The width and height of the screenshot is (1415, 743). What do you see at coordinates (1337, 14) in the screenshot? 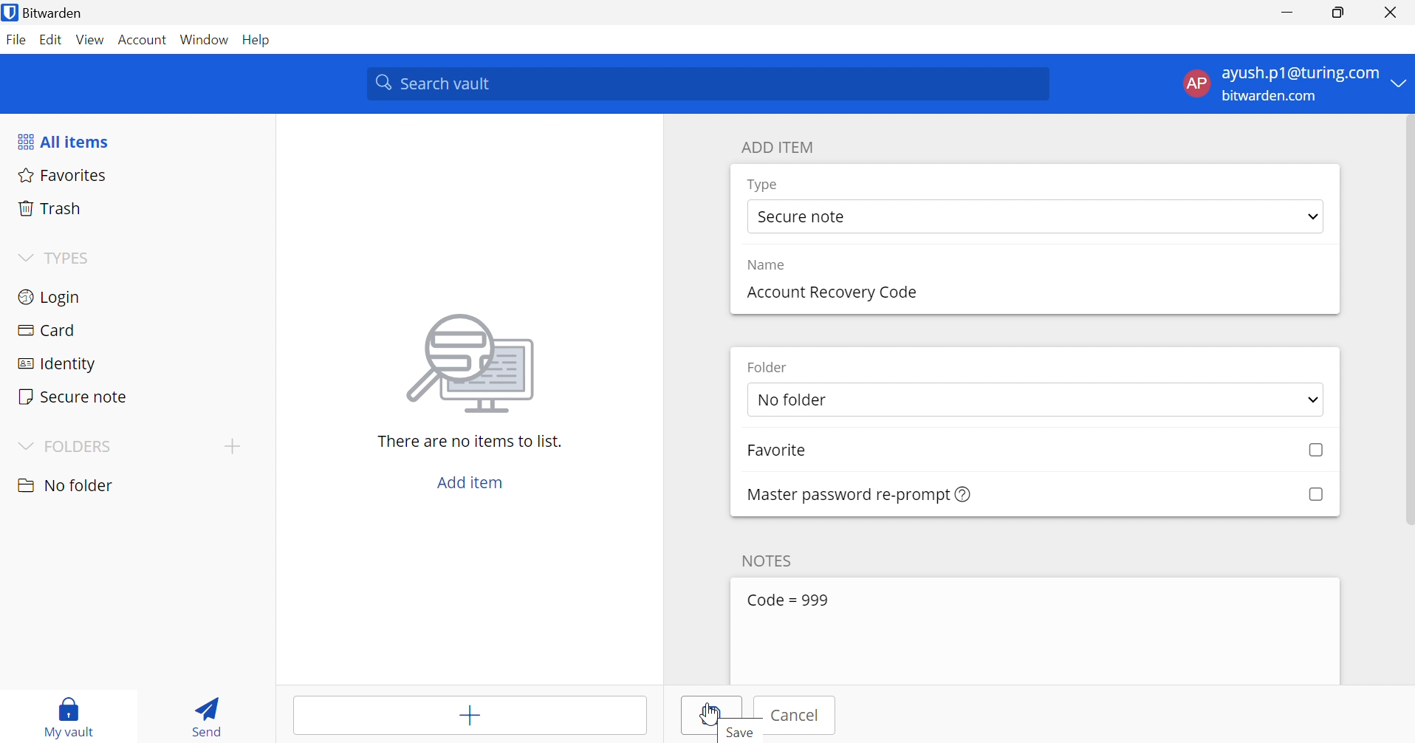
I see `Restore Down` at bounding box center [1337, 14].